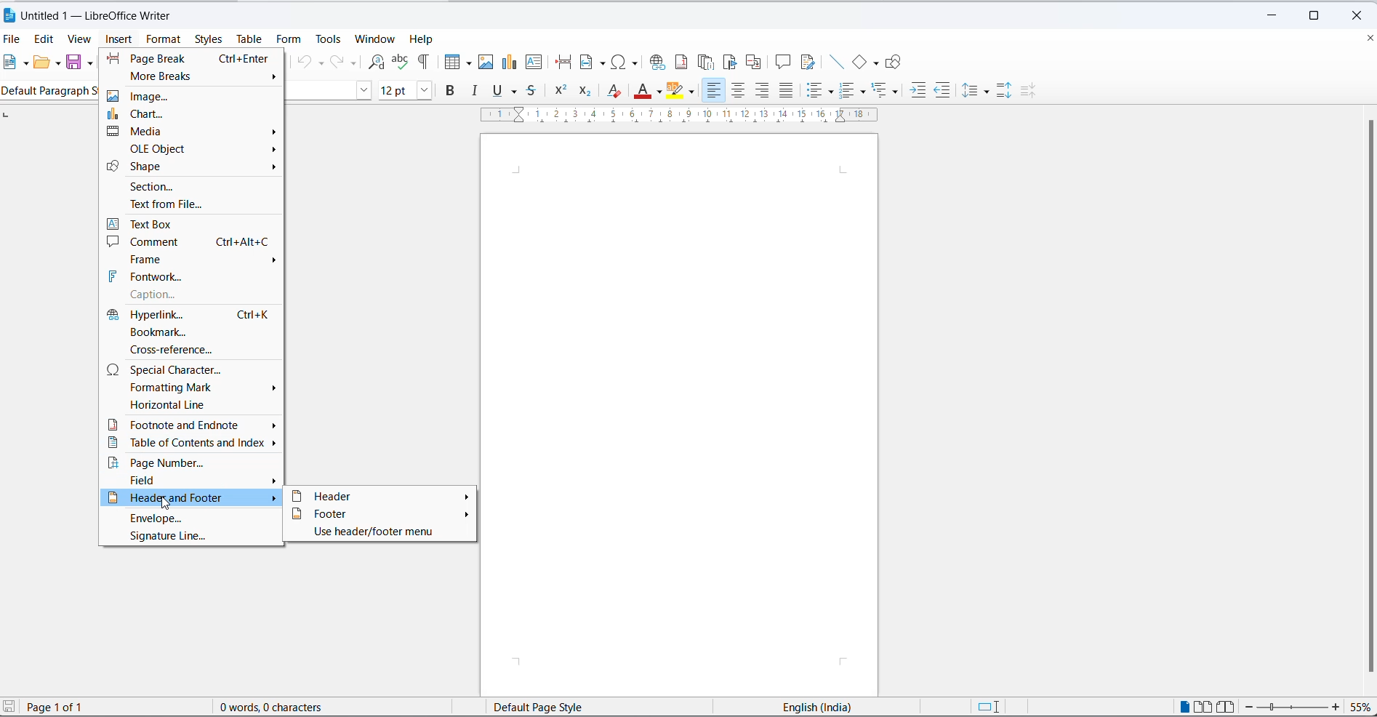  What do you see at coordinates (195, 224) in the screenshot?
I see `text box` at bounding box center [195, 224].